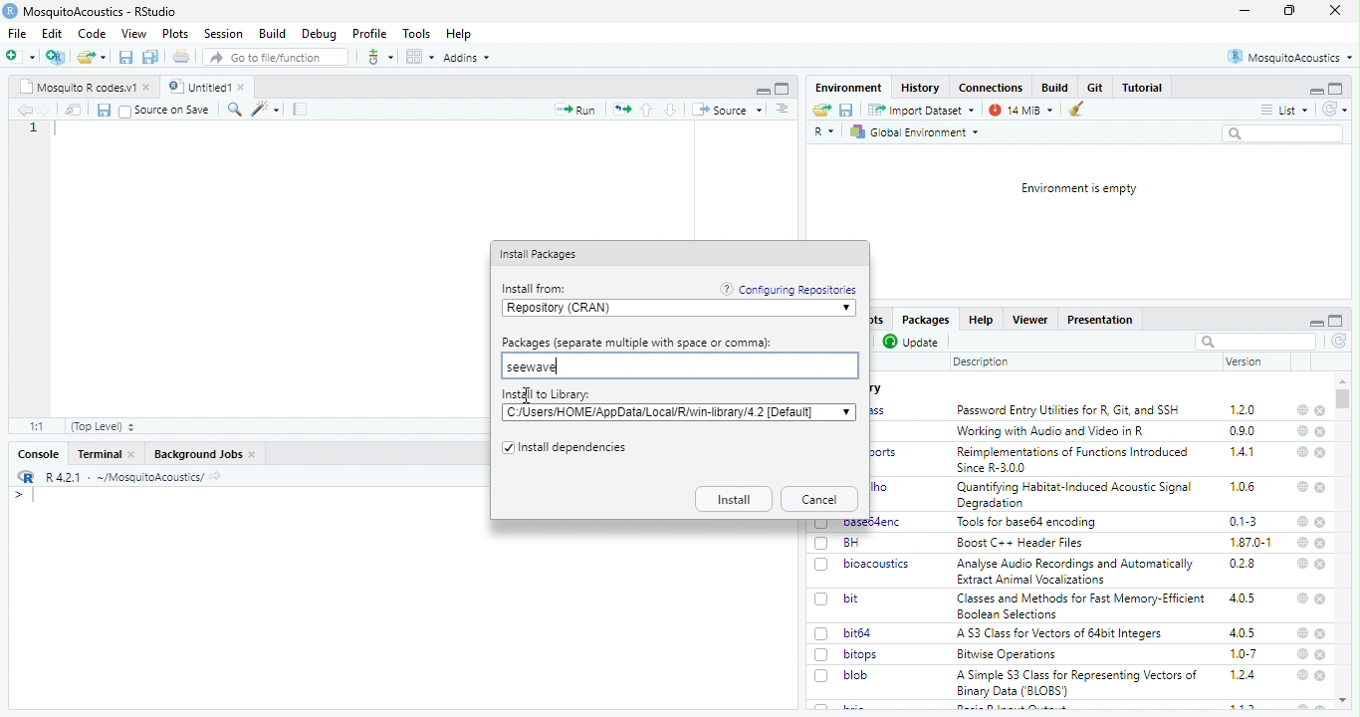  I want to click on checkbox, so click(821, 676).